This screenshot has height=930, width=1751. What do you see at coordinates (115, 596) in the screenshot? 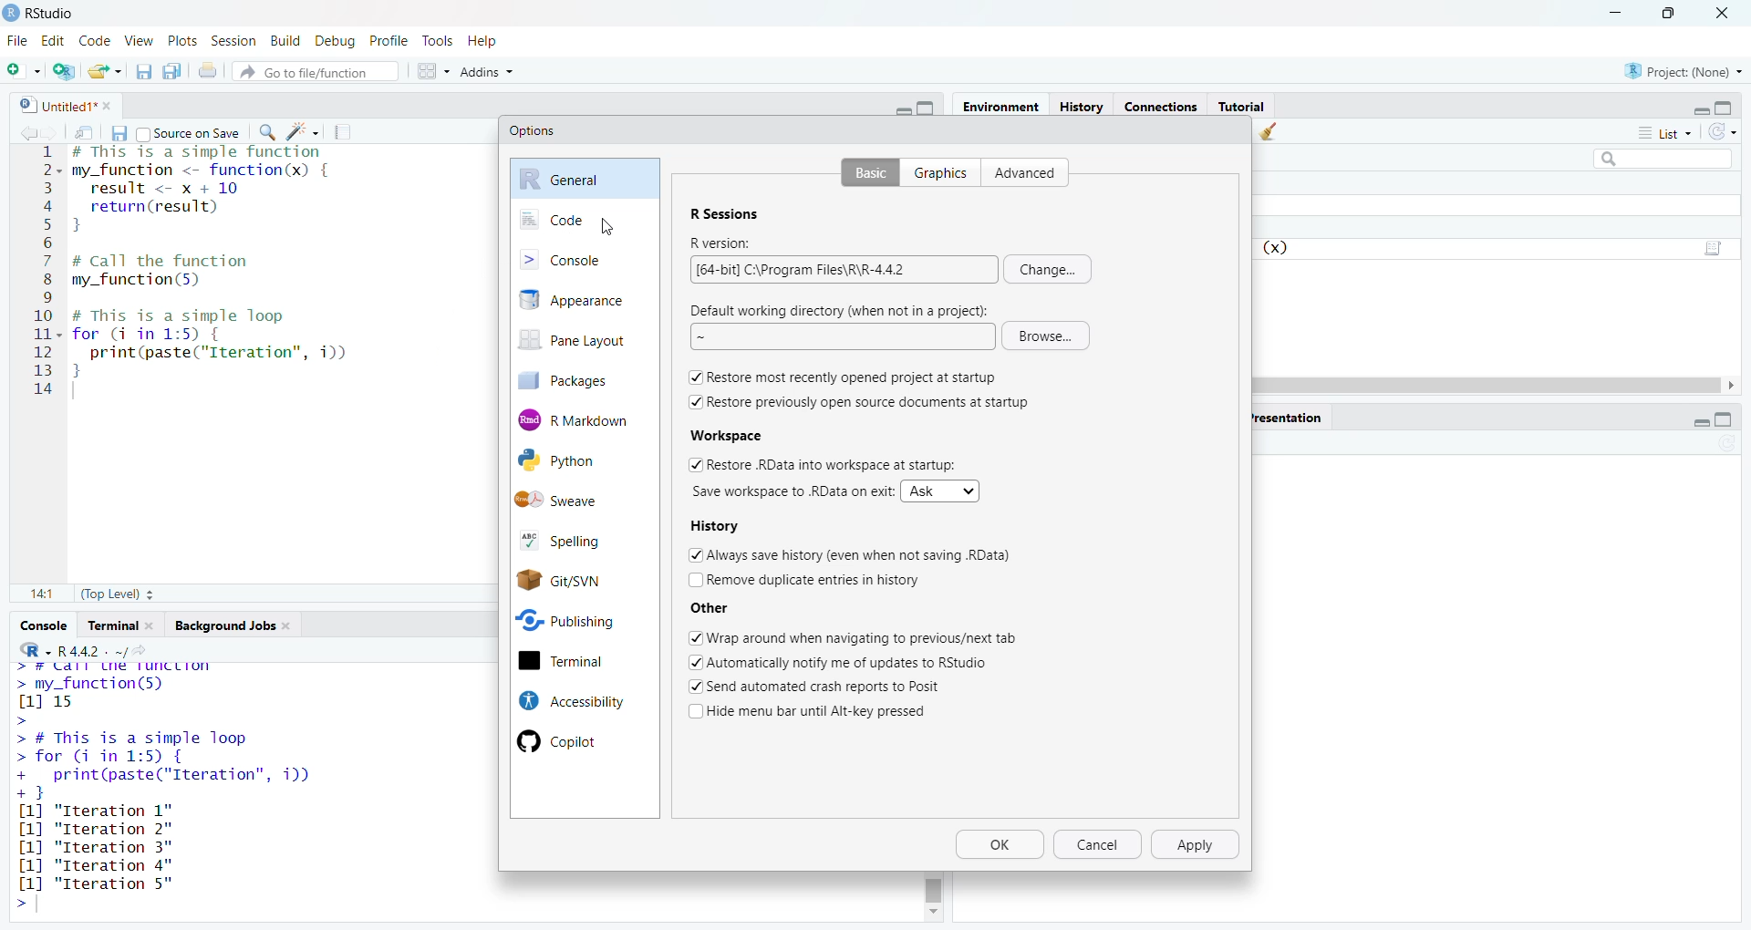
I see `(Top Level)` at bounding box center [115, 596].